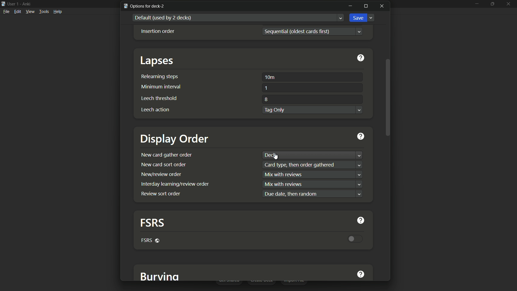 Image resolution: width=517 pixels, height=291 pixels. What do you see at coordinates (30, 12) in the screenshot?
I see `view menu` at bounding box center [30, 12].